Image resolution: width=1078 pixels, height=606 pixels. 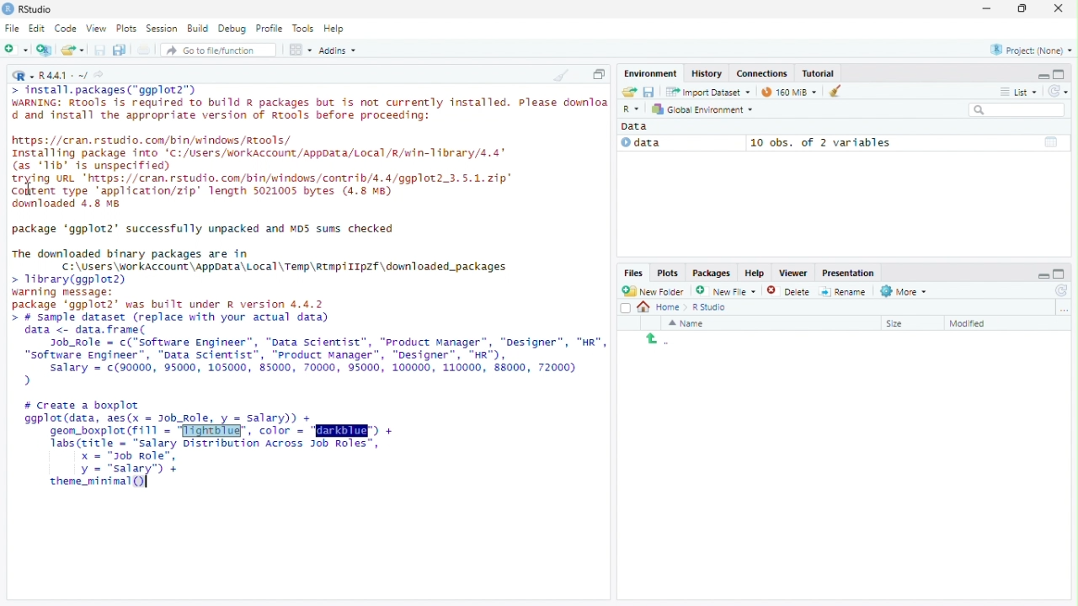 What do you see at coordinates (144, 50) in the screenshot?
I see `print the current file` at bounding box center [144, 50].